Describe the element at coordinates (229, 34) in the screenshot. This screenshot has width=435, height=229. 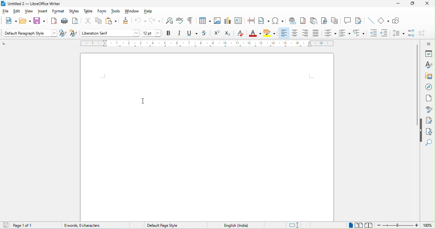
I see `subscript` at that location.